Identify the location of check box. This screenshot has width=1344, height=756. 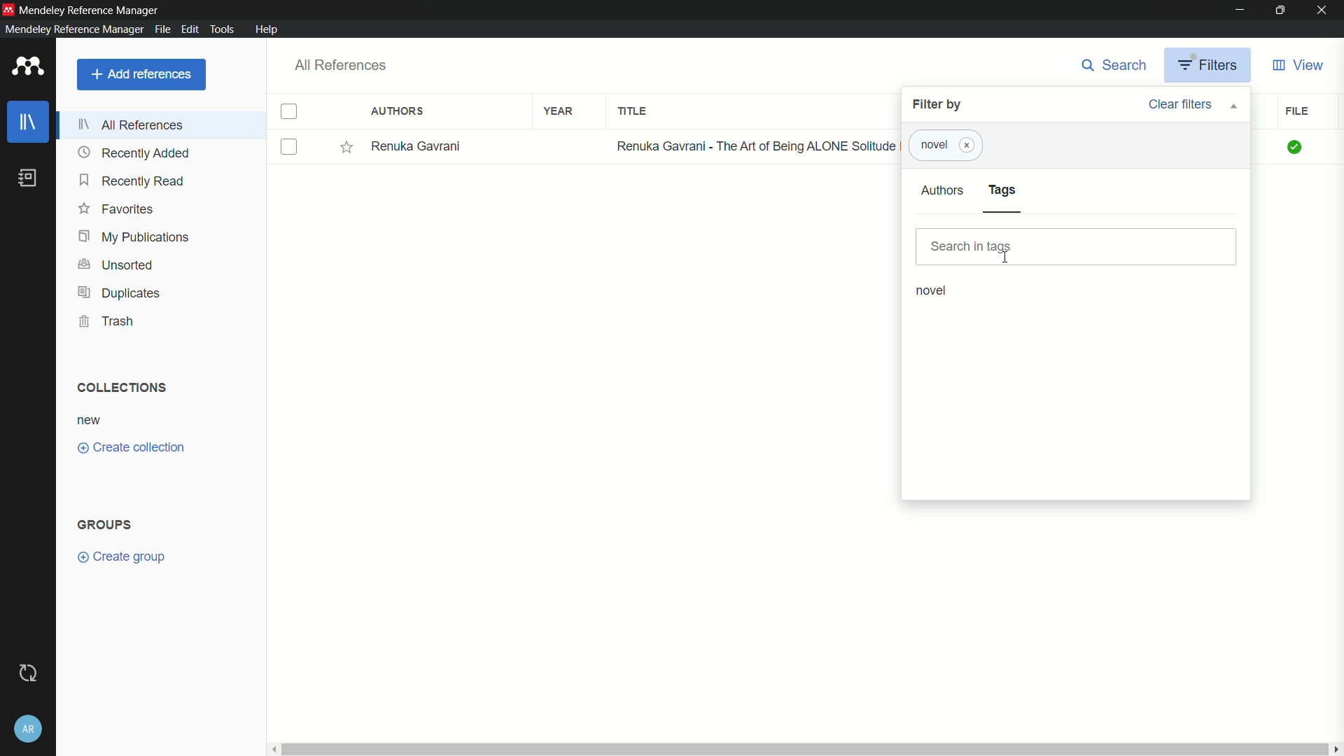
(289, 112).